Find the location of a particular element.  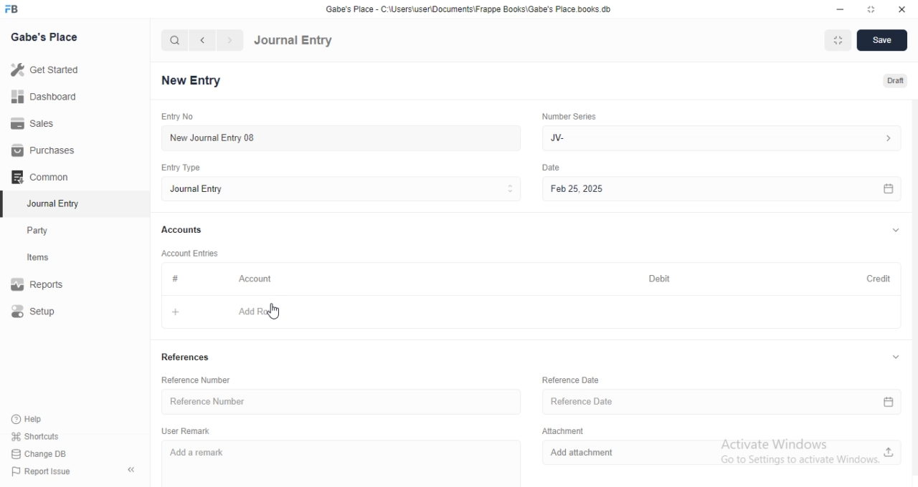

Save is located at coordinates (883, 41).